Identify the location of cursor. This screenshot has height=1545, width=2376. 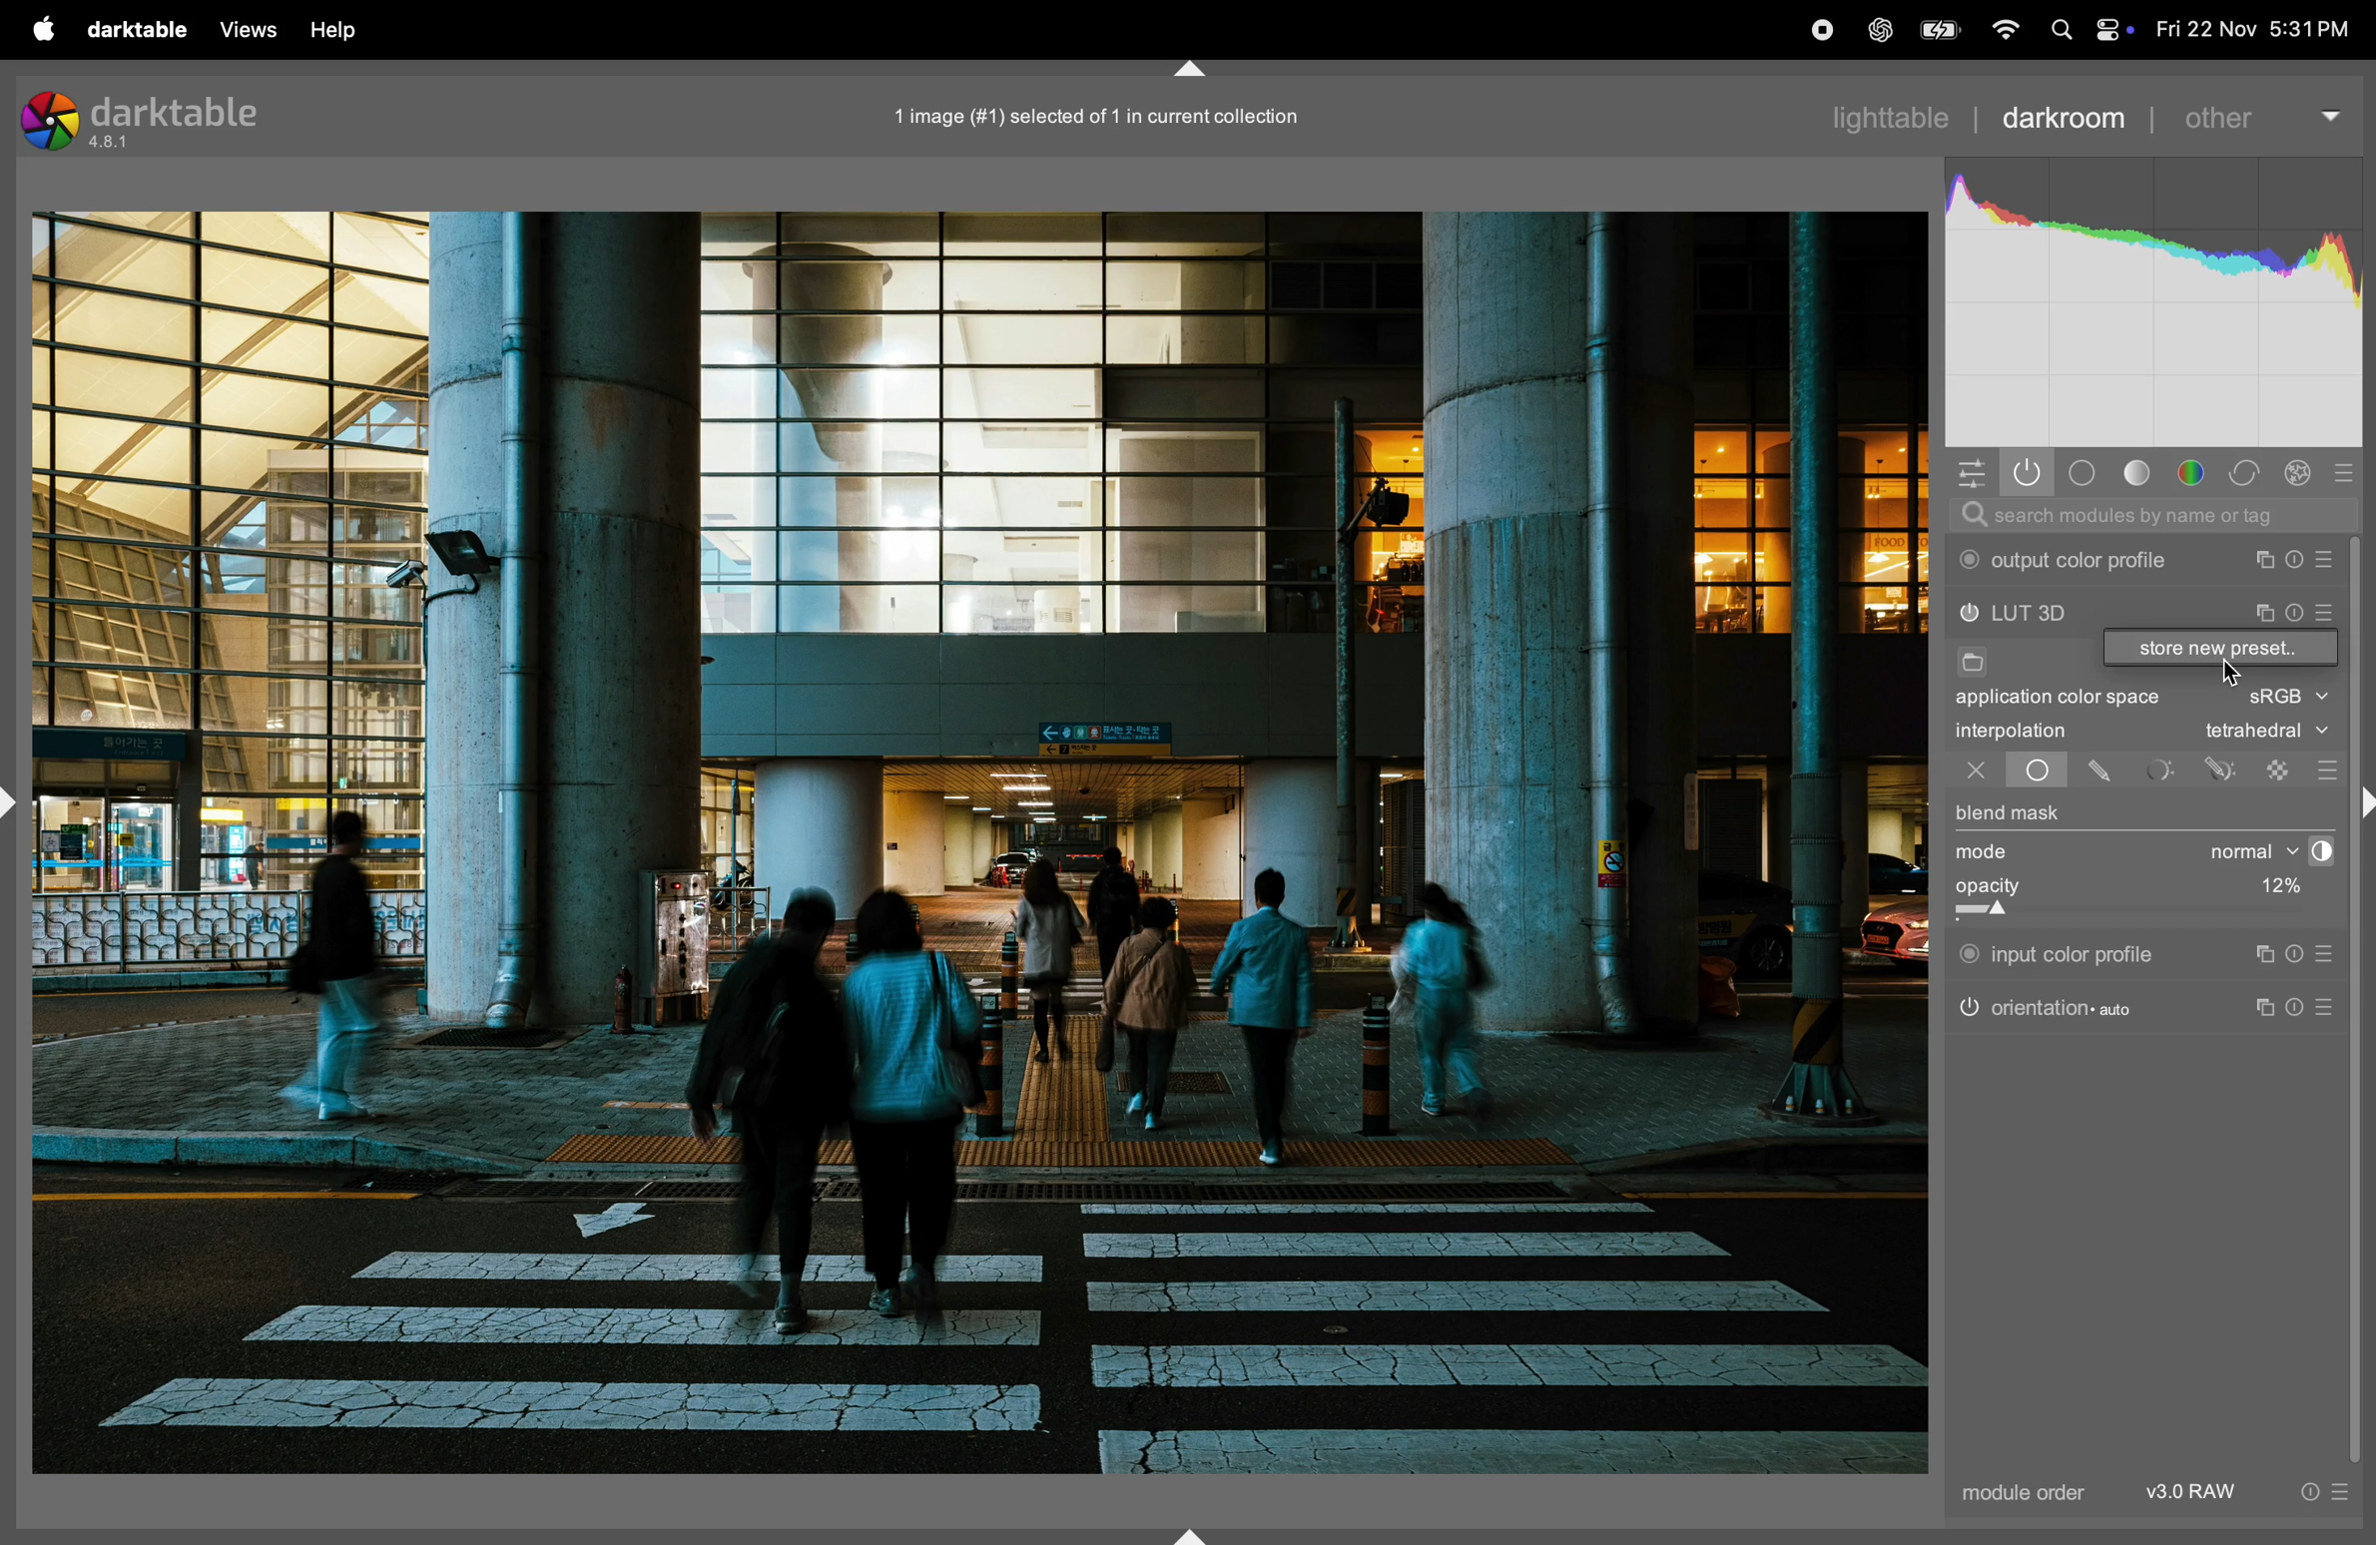
(2230, 676).